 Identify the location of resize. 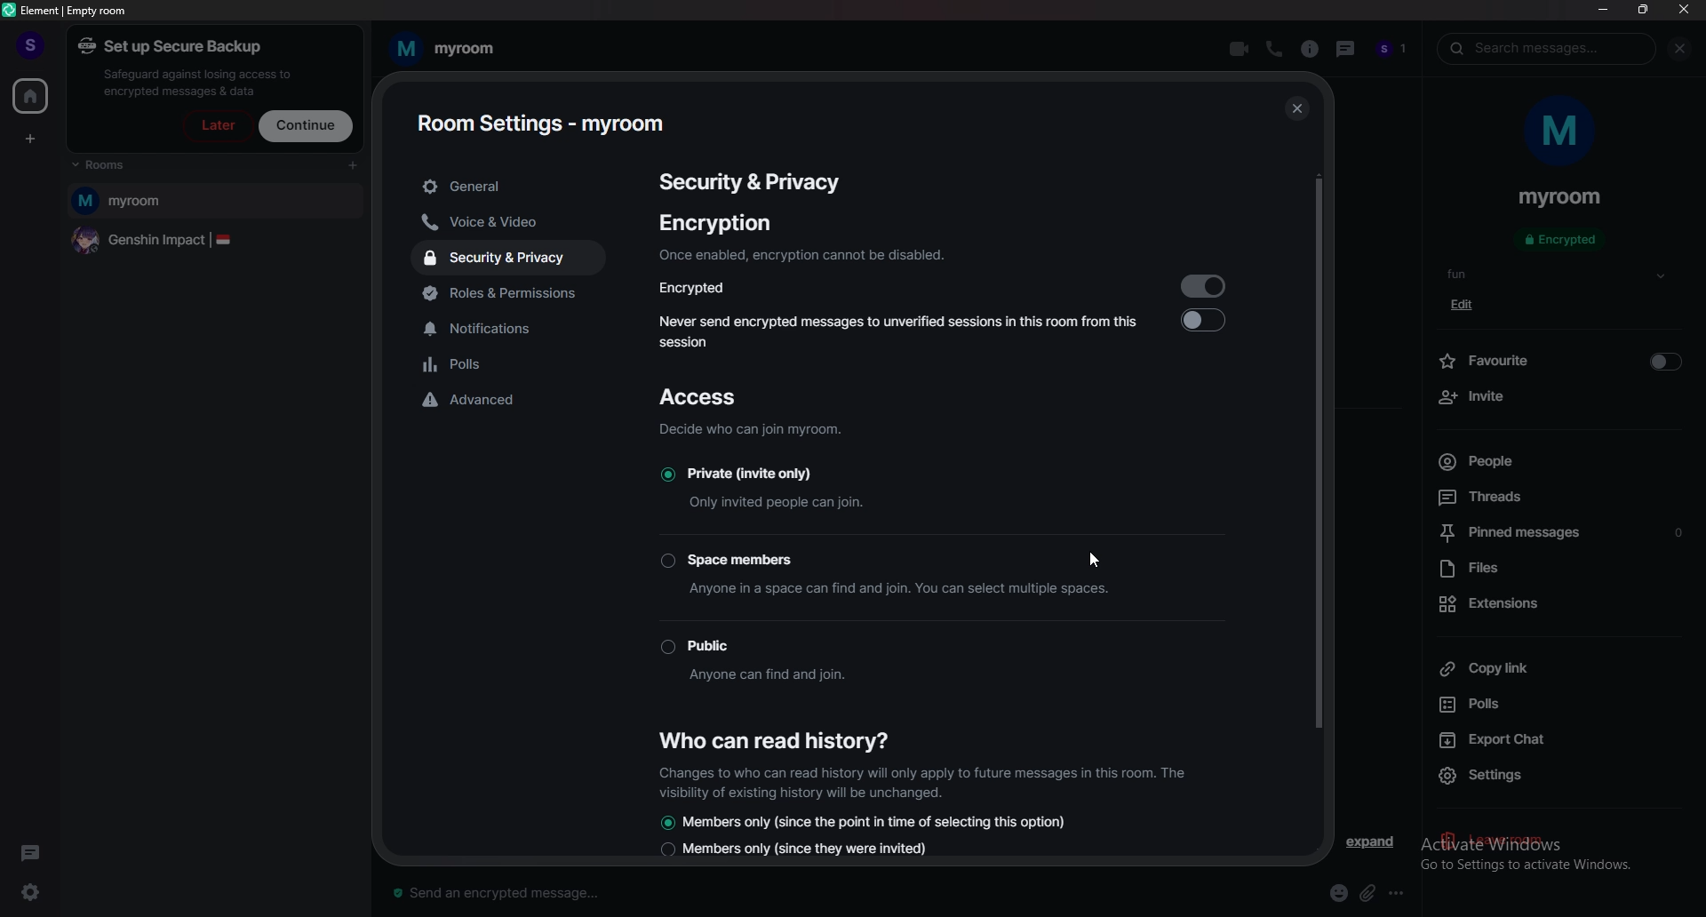
(1643, 10).